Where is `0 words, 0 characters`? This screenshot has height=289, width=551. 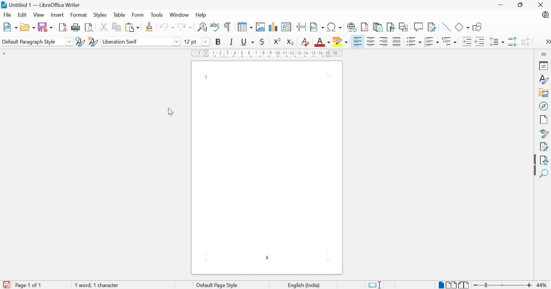 0 words, 0 characters is located at coordinates (98, 286).